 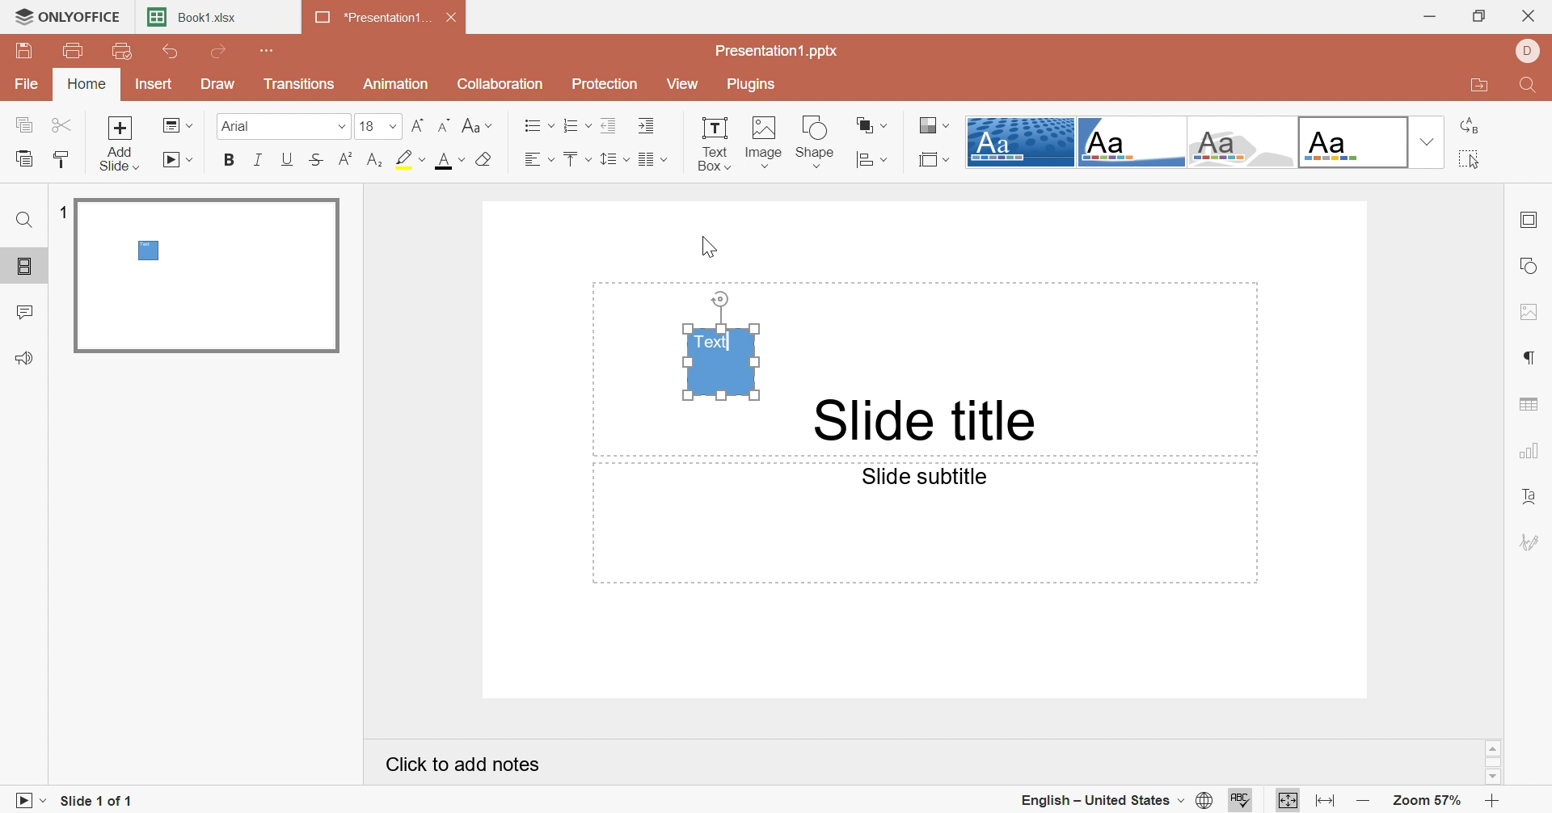 What do you see at coordinates (1099, 802) in the screenshot?
I see `English - United States` at bounding box center [1099, 802].